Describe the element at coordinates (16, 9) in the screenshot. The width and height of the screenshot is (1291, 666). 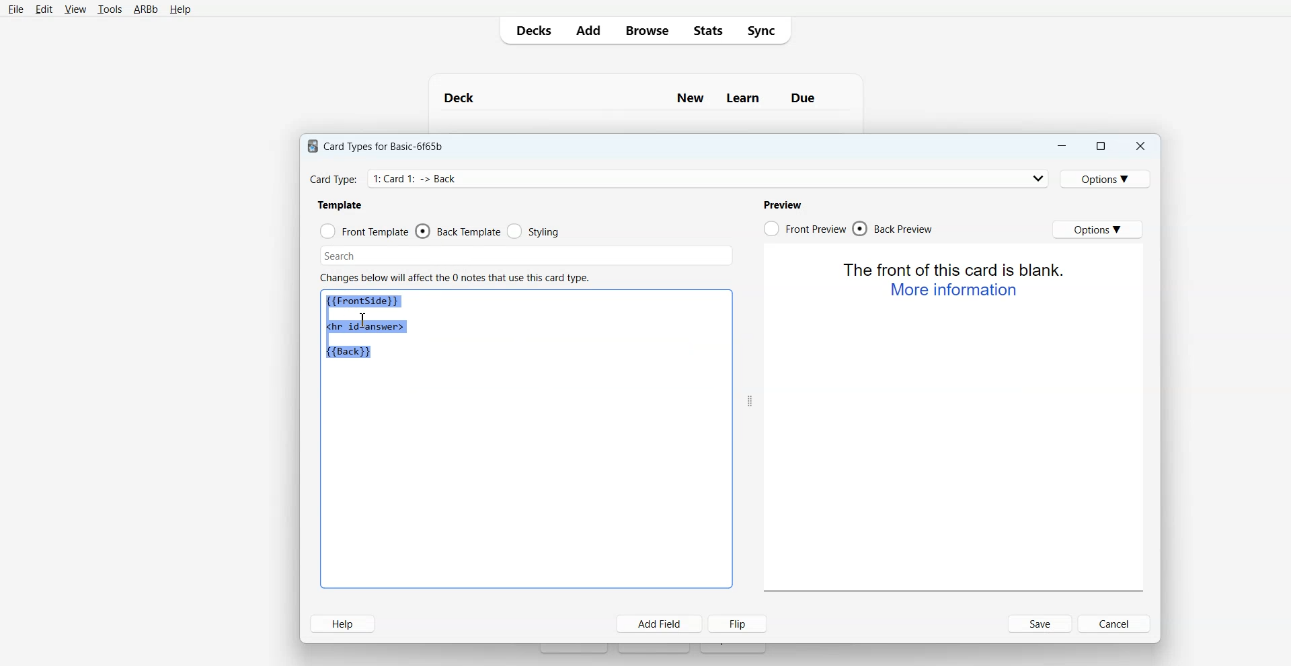
I see `File` at that location.